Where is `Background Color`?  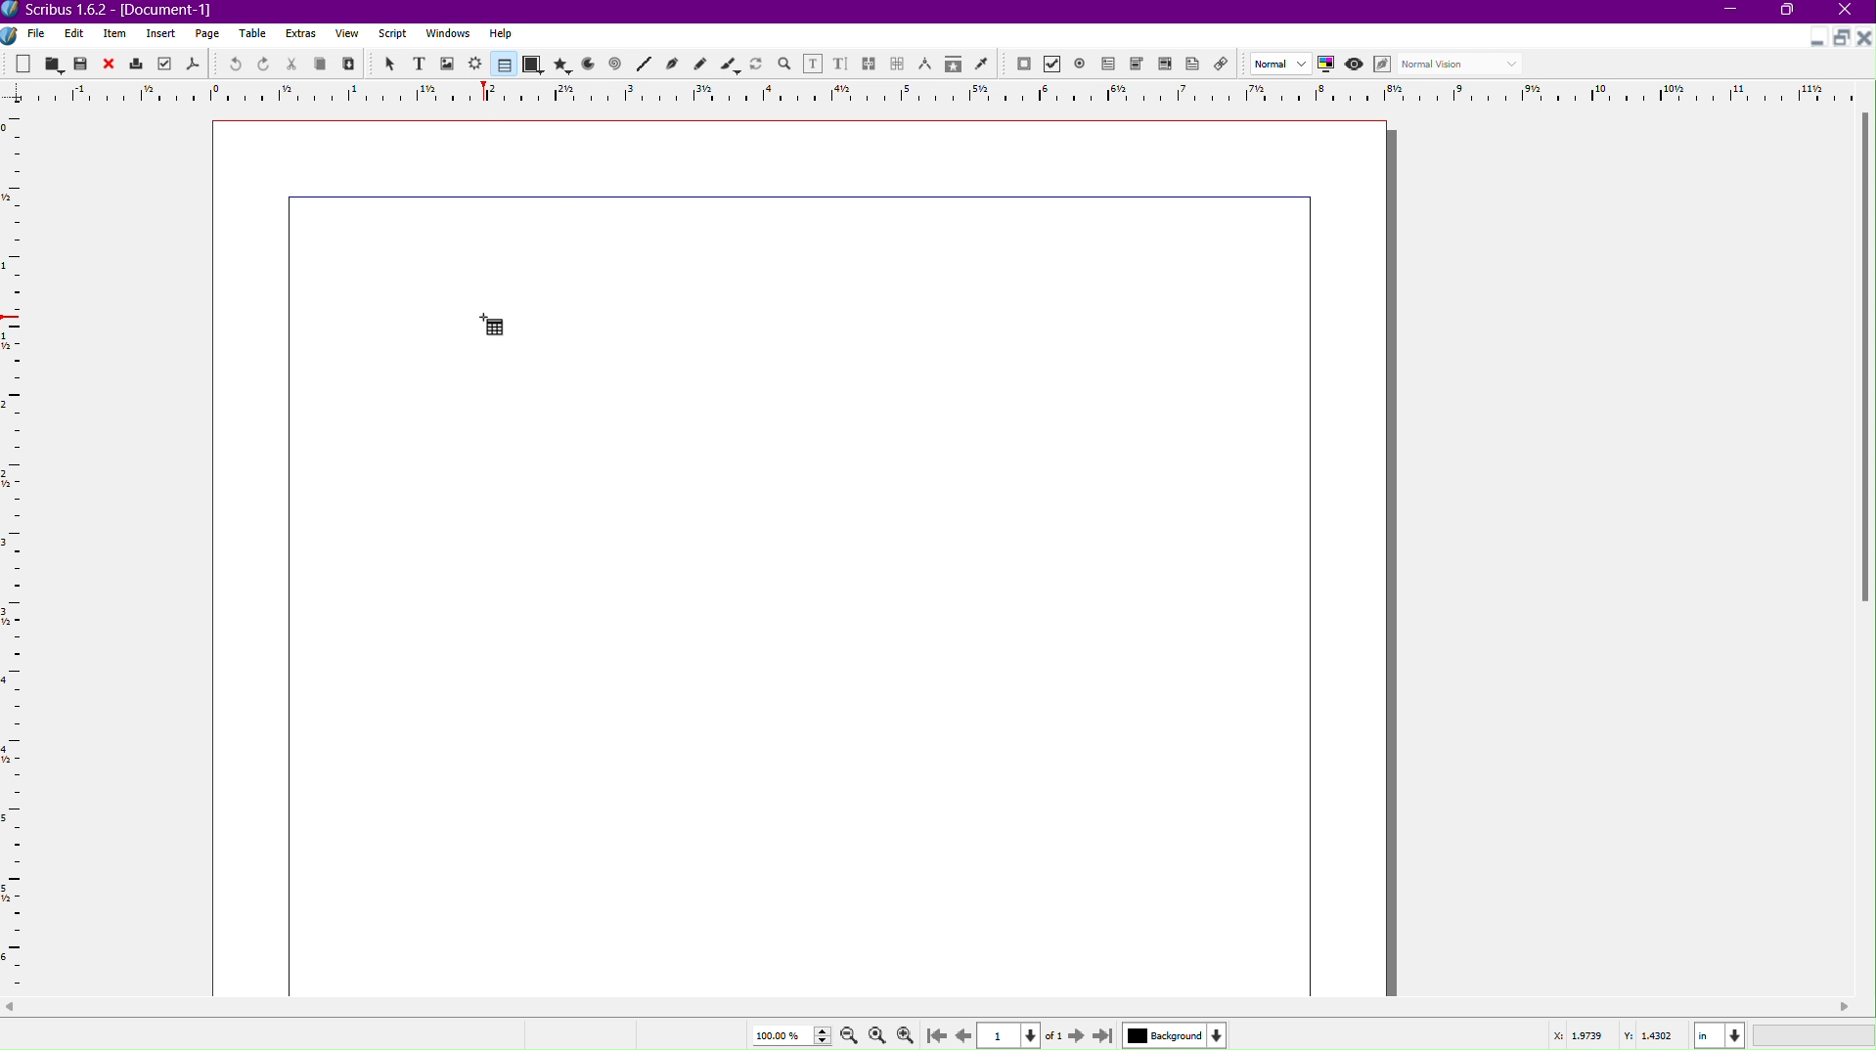
Background Color is located at coordinates (1172, 1034).